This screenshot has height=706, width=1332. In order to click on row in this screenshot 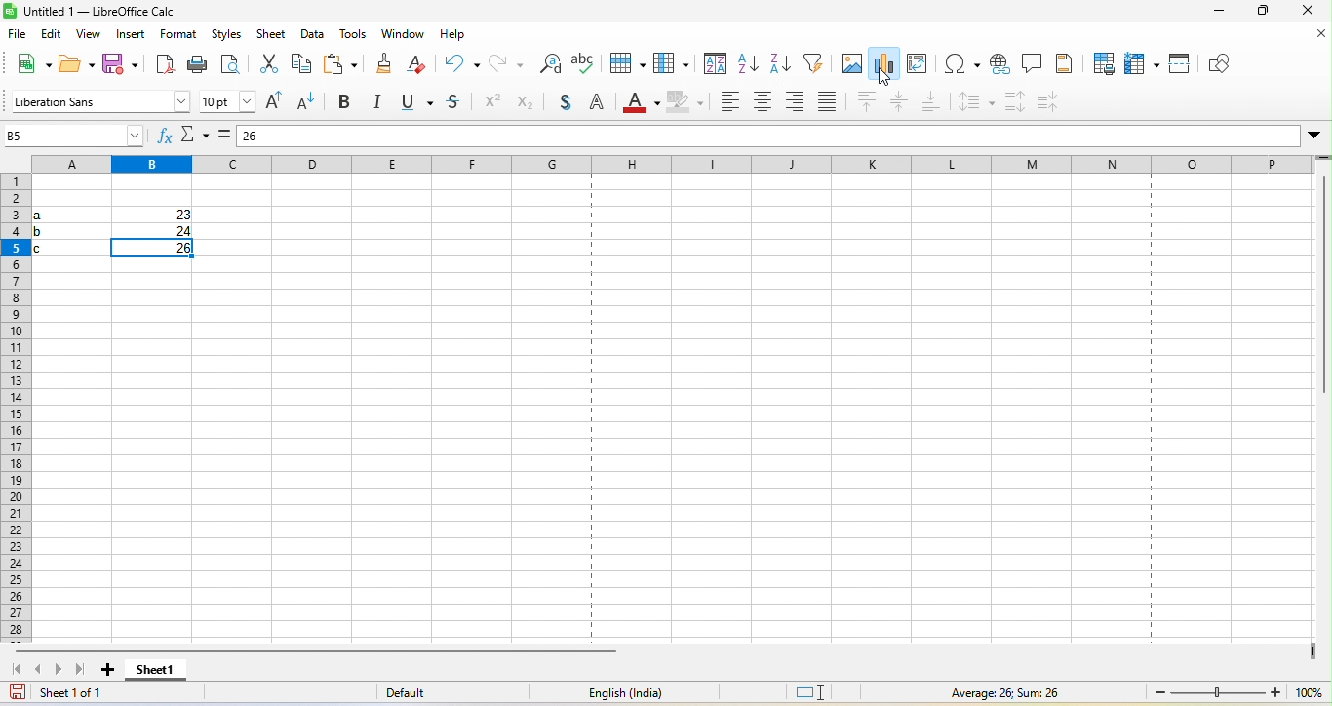, I will do `click(625, 62)`.